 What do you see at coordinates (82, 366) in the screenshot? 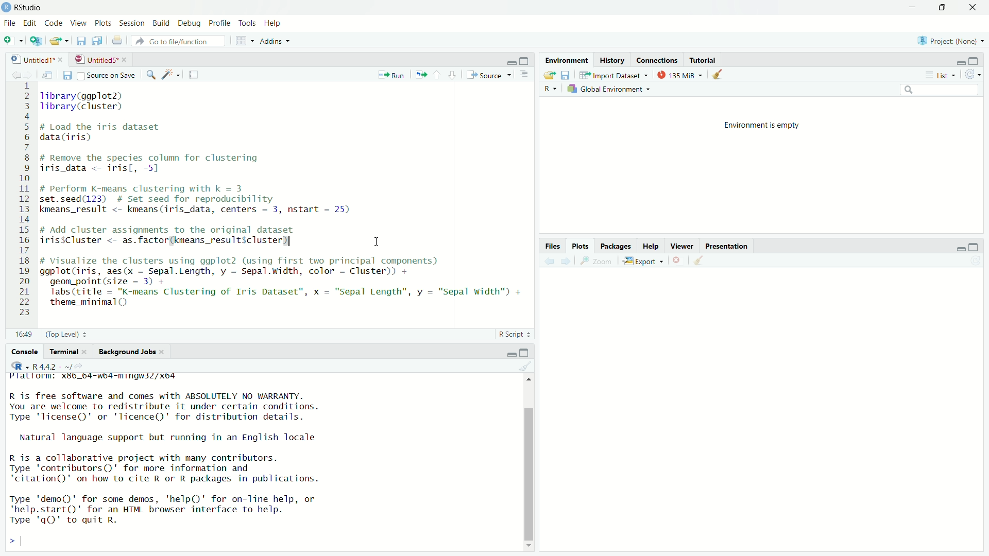
I see `view the current working directory` at bounding box center [82, 366].